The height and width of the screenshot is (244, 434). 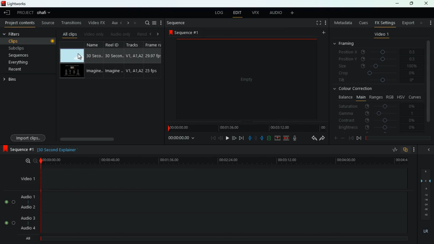 What do you see at coordinates (294, 13) in the screenshot?
I see `more` at bounding box center [294, 13].